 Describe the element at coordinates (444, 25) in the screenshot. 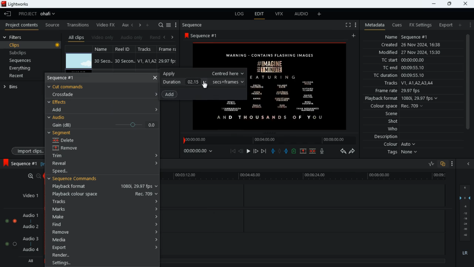

I see `export` at that location.